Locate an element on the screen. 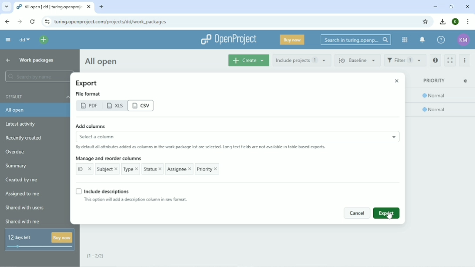  Status is located at coordinates (152, 169).